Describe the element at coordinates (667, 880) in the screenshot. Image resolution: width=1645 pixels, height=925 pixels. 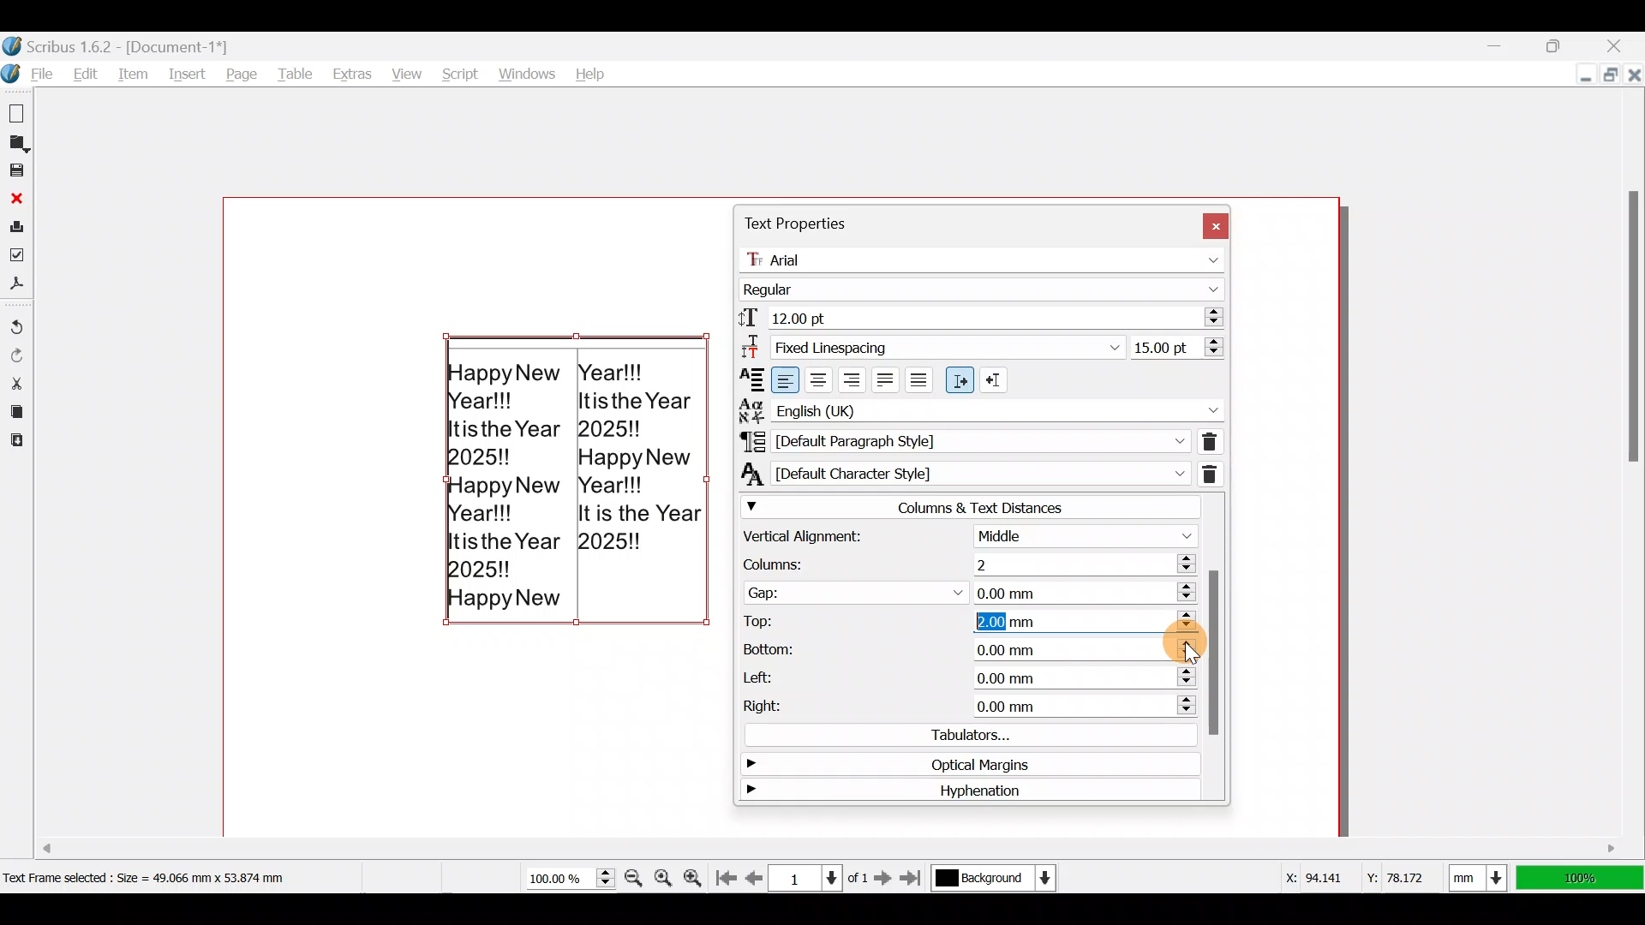
I see `Zoom to 100%` at that location.